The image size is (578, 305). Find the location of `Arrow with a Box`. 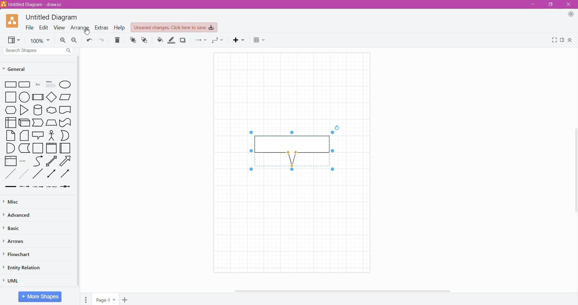

Arrow with a Box is located at coordinates (66, 187).